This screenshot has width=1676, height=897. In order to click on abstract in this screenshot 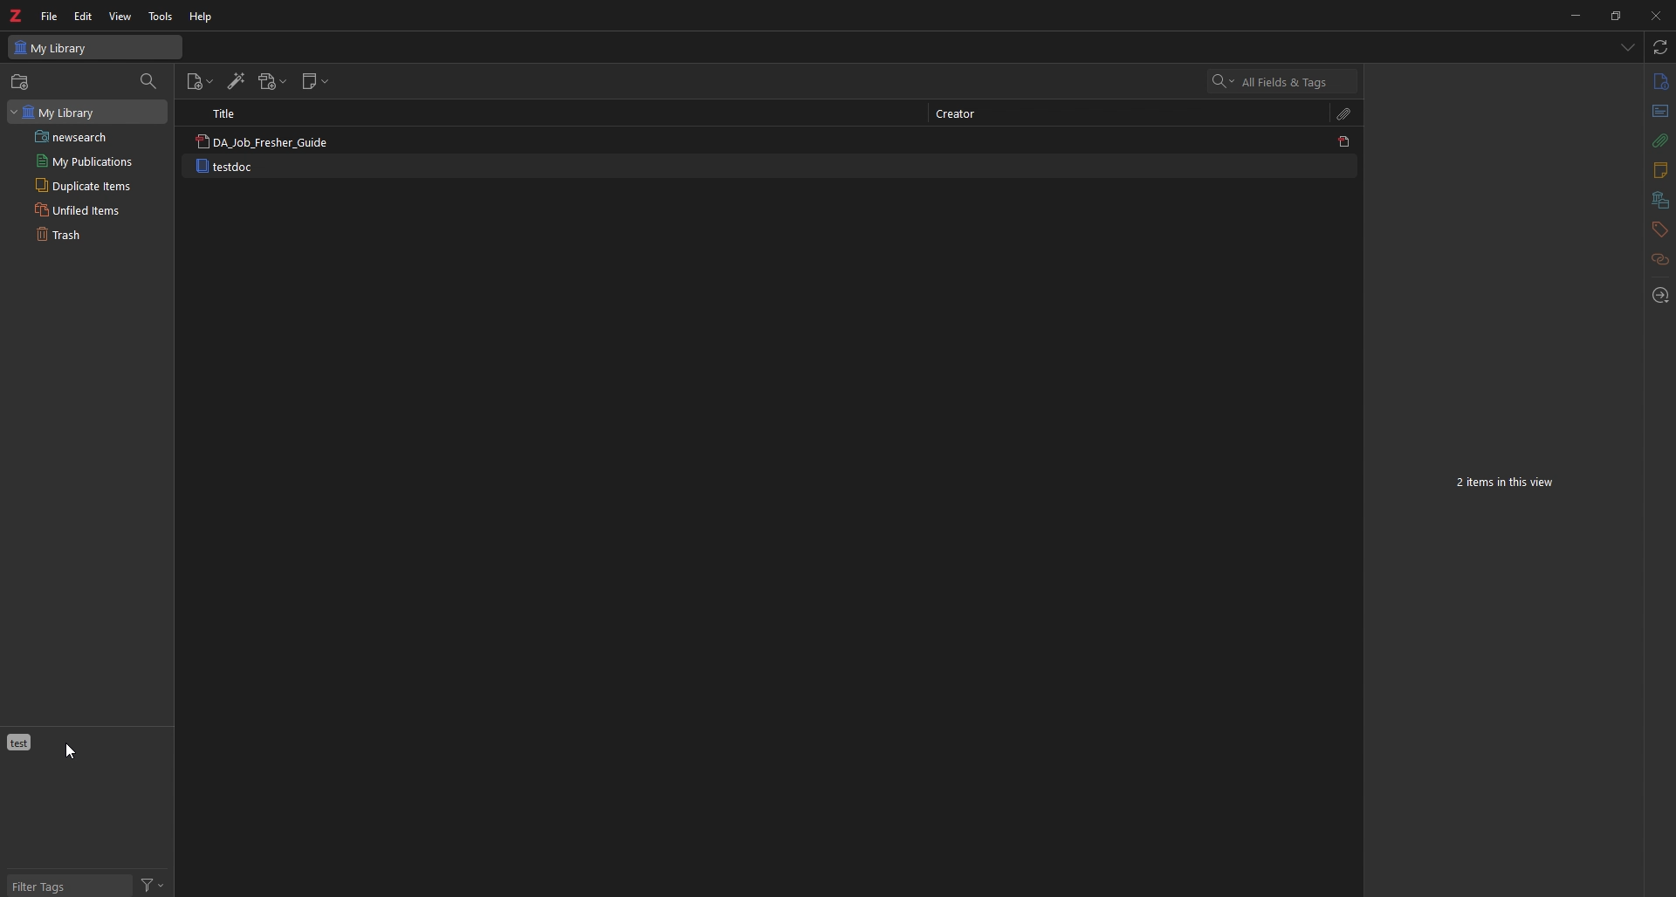, I will do `click(1661, 111)`.